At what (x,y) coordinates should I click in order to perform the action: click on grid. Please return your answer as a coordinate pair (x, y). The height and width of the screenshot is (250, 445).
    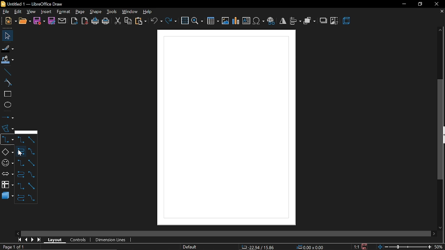
    Looking at the image, I should click on (184, 20).